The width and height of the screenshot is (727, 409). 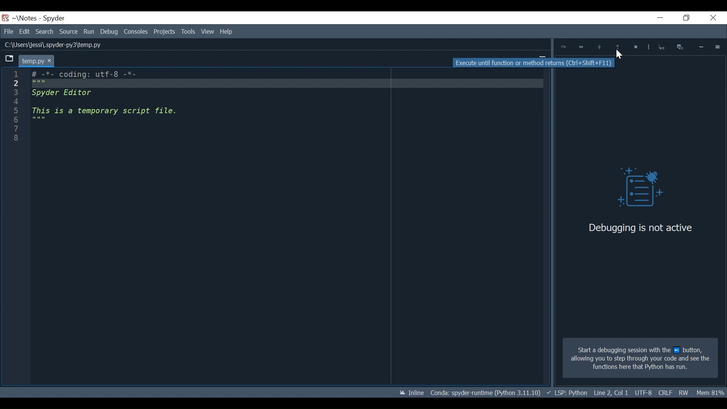 I want to click on Help, so click(x=227, y=31).